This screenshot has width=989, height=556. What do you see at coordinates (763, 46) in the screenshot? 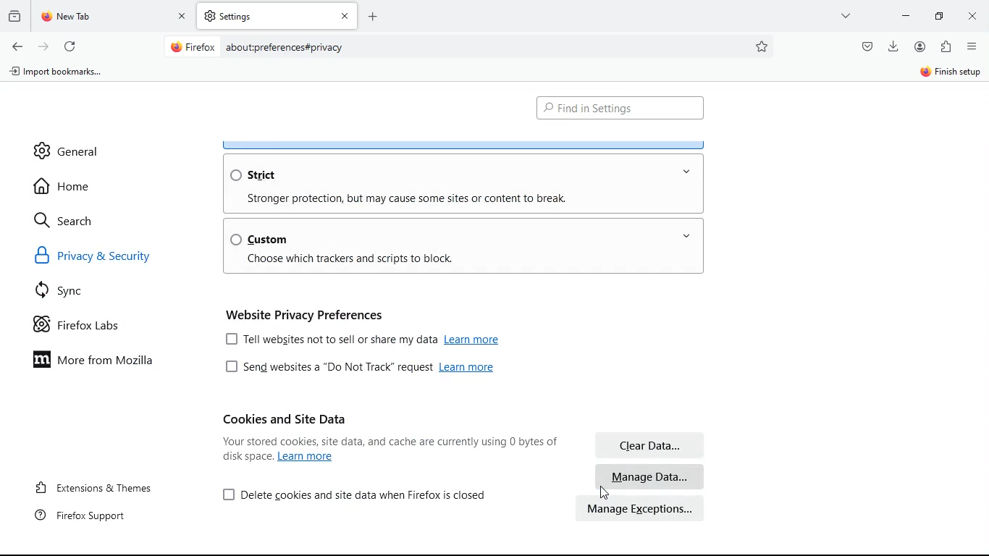
I see `preferences` at bounding box center [763, 46].